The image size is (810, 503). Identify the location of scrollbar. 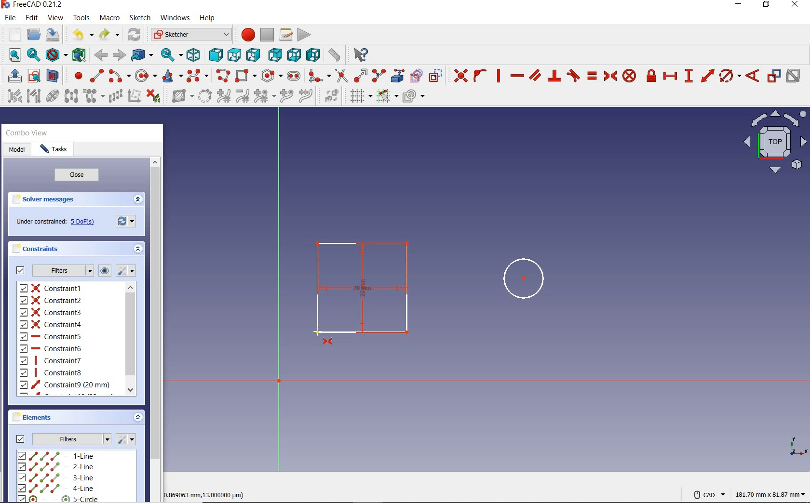
(155, 335).